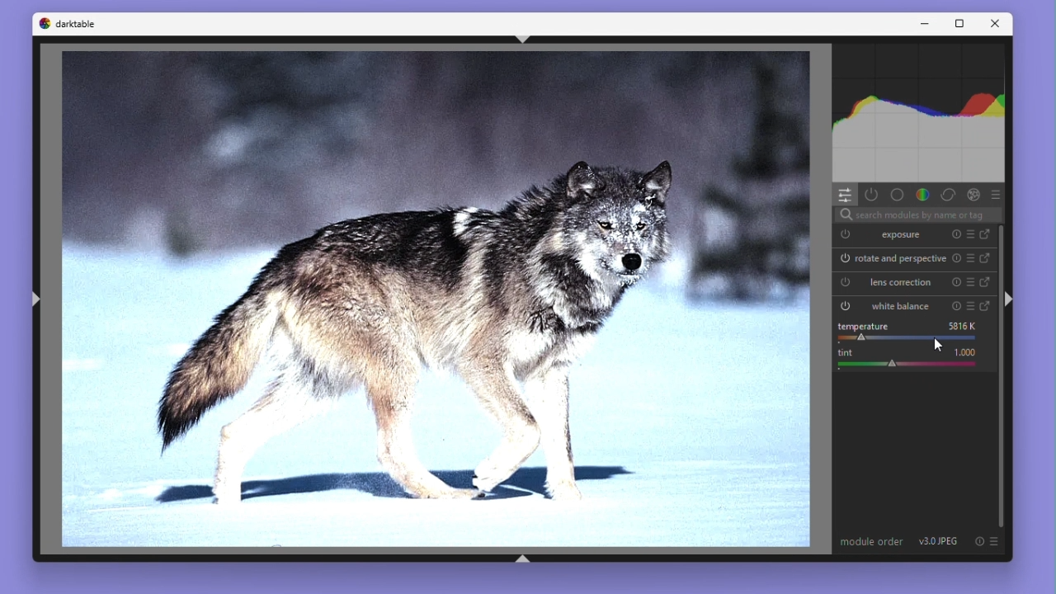 This screenshot has width=1056, height=594. What do you see at coordinates (996, 542) in the screenshot?
I see `Preset` at bounding box center [996, 542].